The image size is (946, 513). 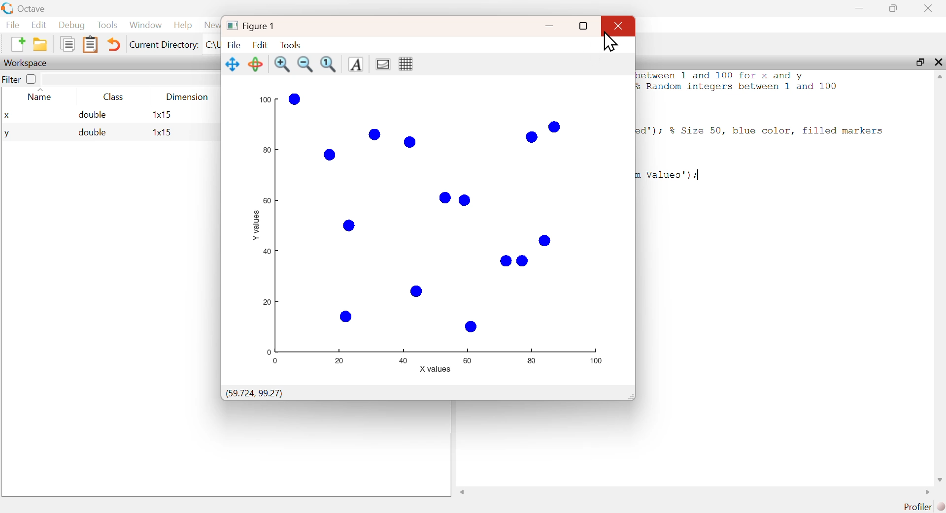 I want to click on Text, so click(x=355, y=64).